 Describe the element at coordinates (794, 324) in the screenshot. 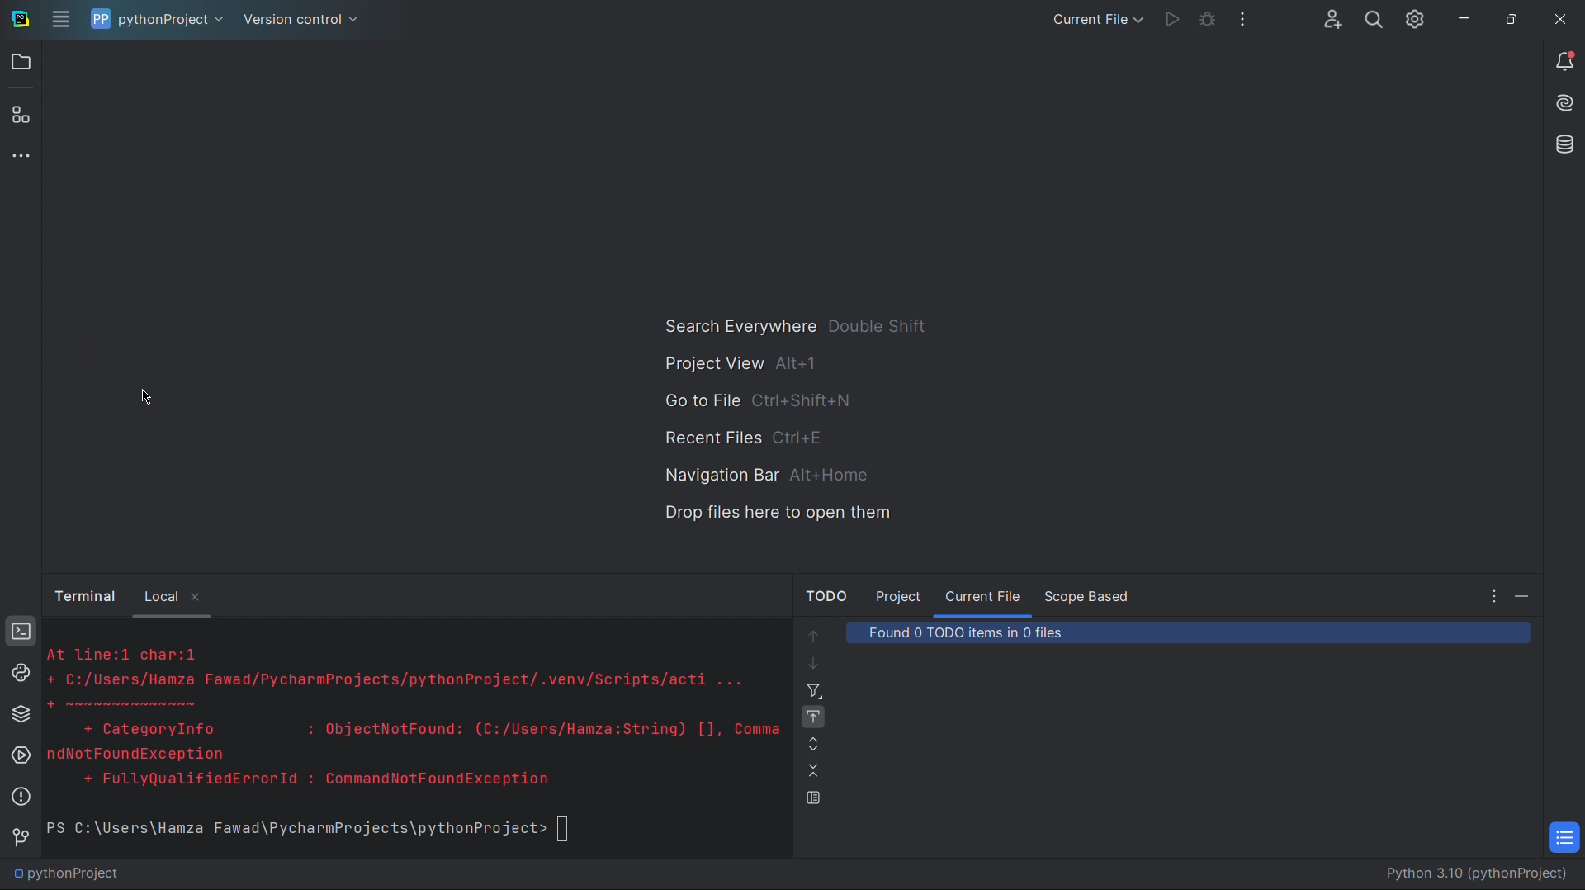

I see `Search Everywhere` at that location.